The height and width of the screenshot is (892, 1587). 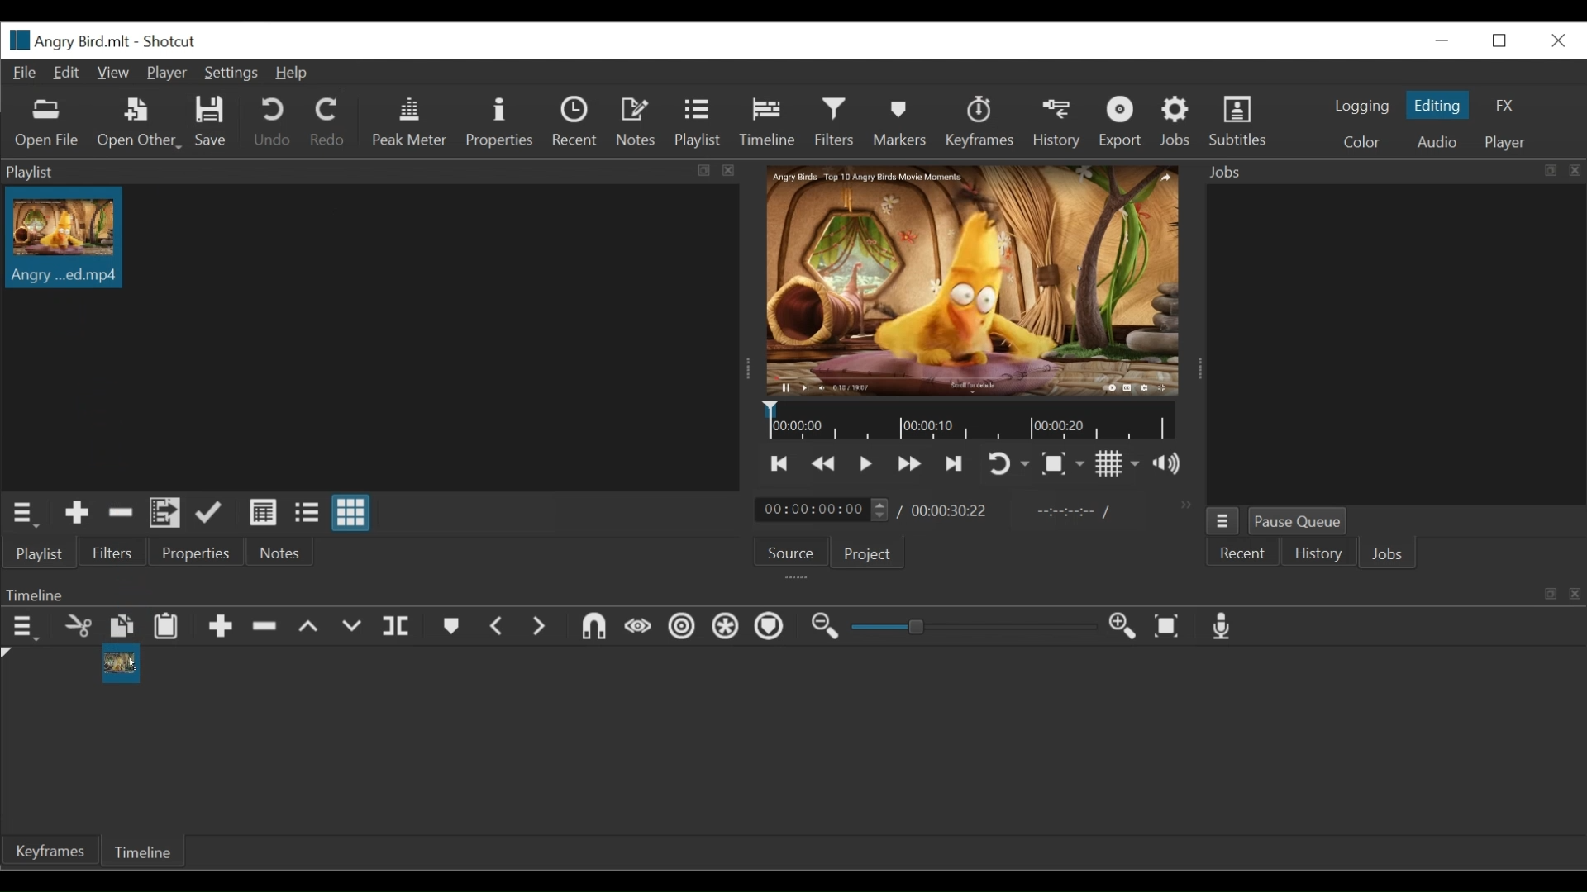 I want to click on zoom timeline in, so click(x=1122, y=626).